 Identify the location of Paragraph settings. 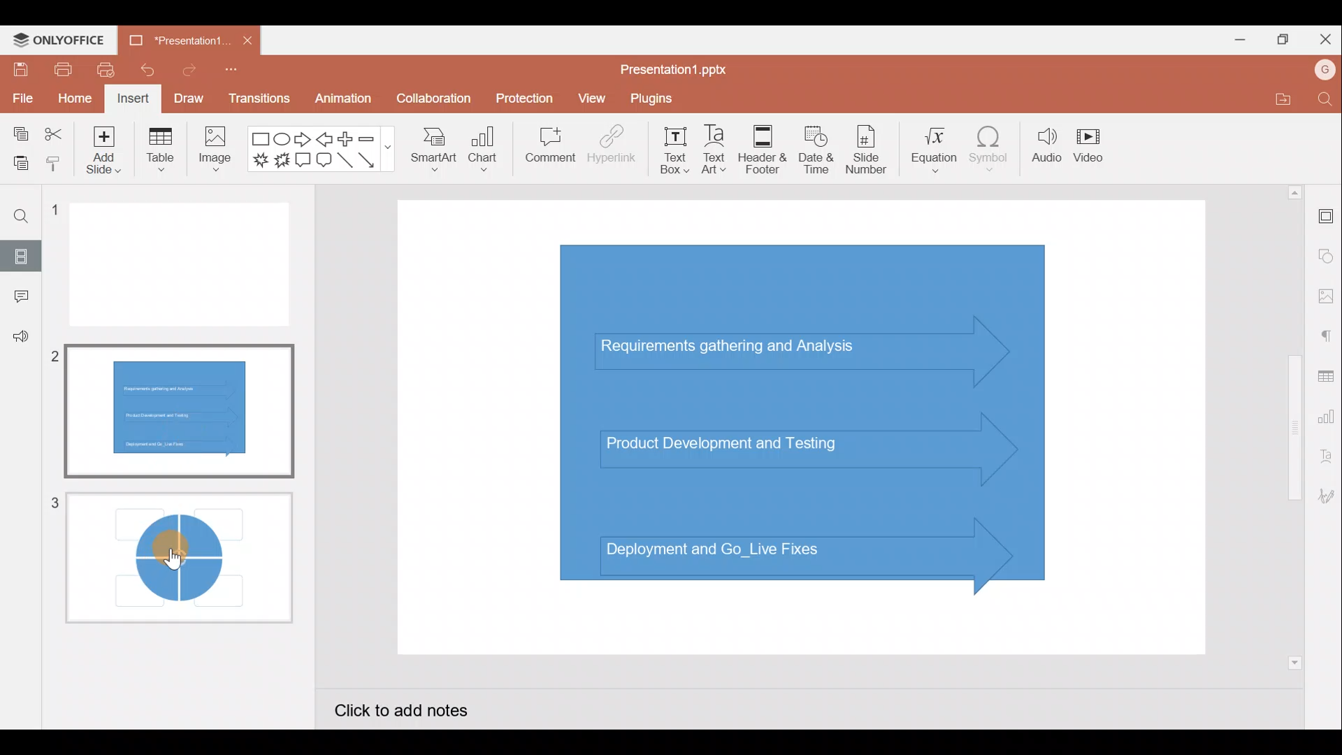
(1328, 336).